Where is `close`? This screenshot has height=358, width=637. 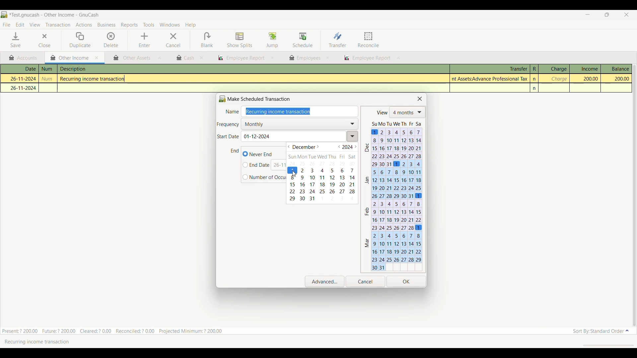 close is located at coordinates (327, 58).